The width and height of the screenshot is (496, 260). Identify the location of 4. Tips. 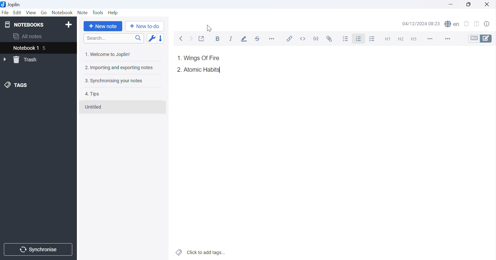
(92, 94).